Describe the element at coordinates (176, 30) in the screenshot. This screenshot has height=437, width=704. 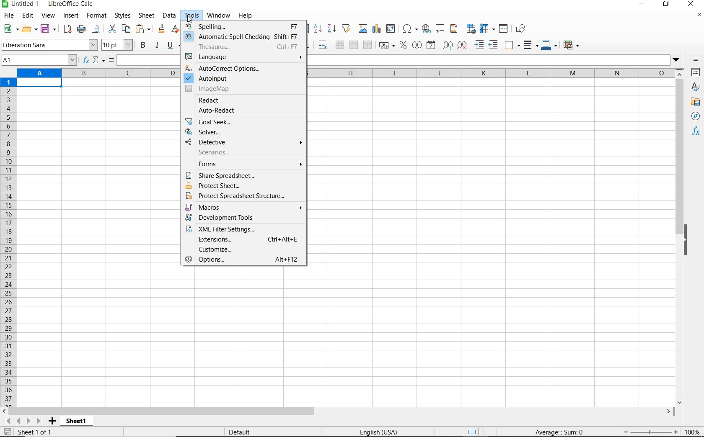
I see `clear direct formatting` at that location.